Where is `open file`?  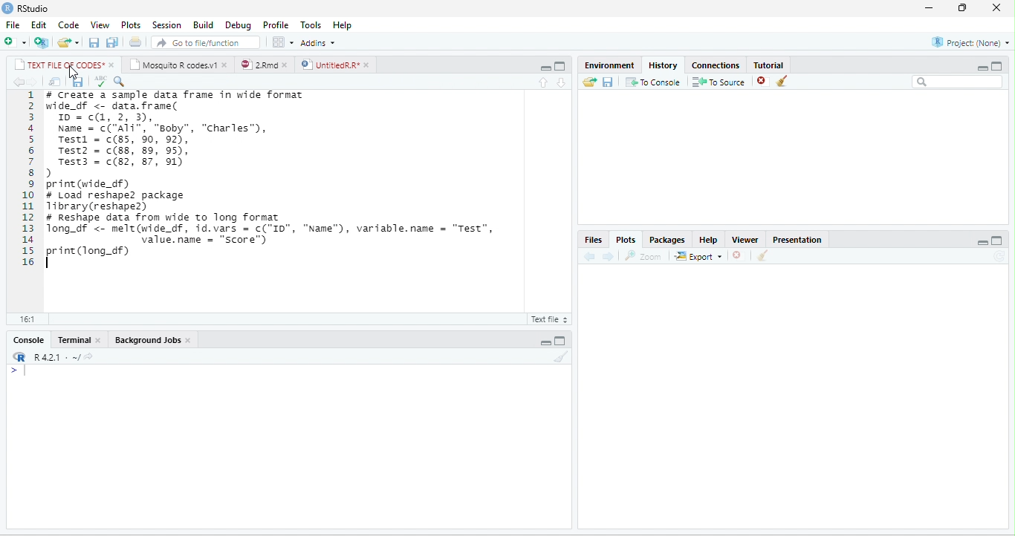
open file is located at coordinates (68, 42).